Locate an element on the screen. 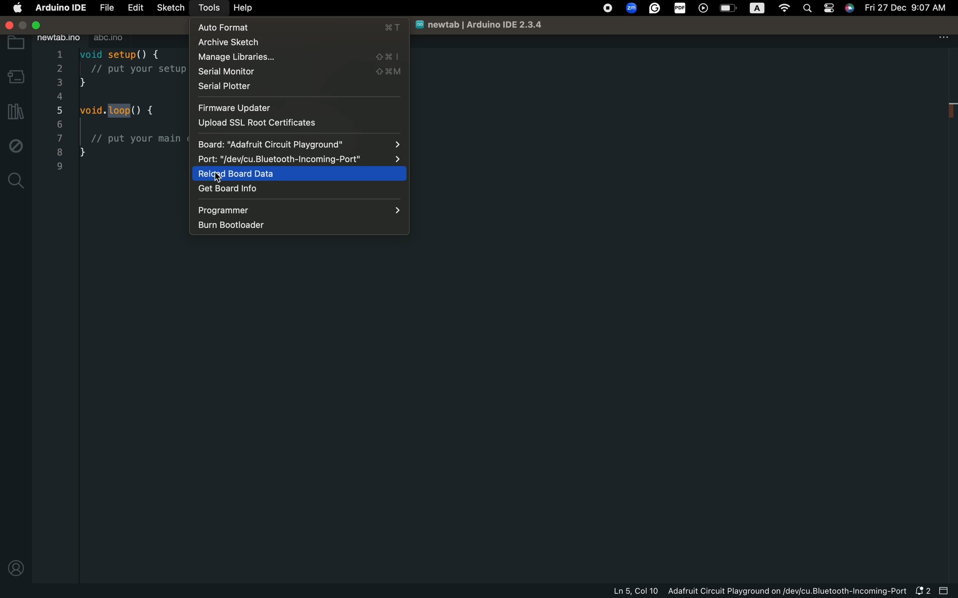  Board: "Adafruit Circuit Playground" is located at coordinates (298, 144).